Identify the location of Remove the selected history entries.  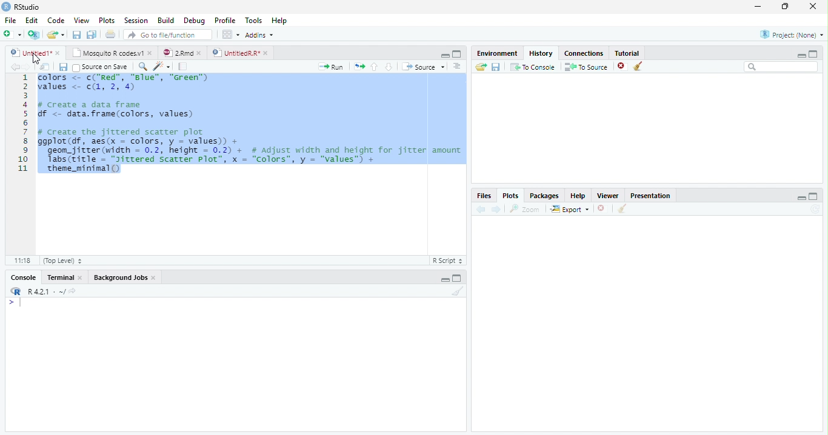
(623, 67).